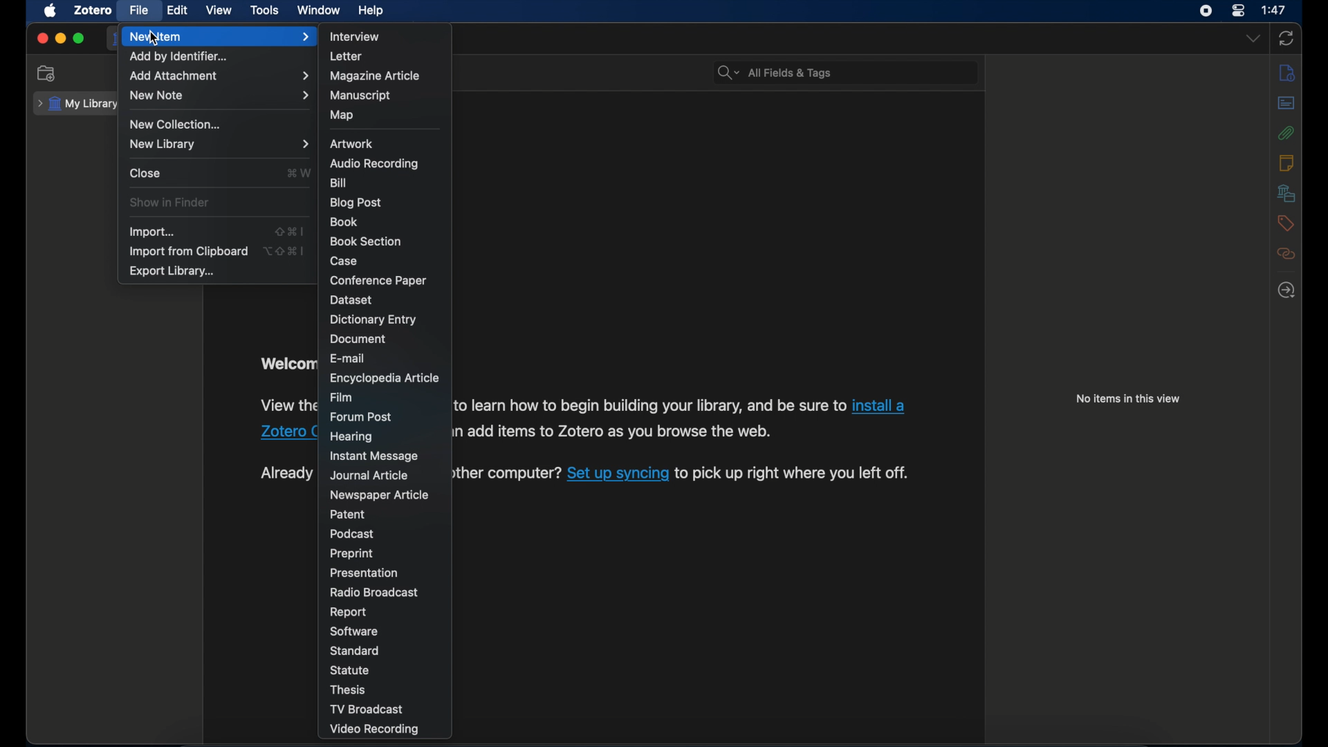  I want to click on help, so click(371, 11).